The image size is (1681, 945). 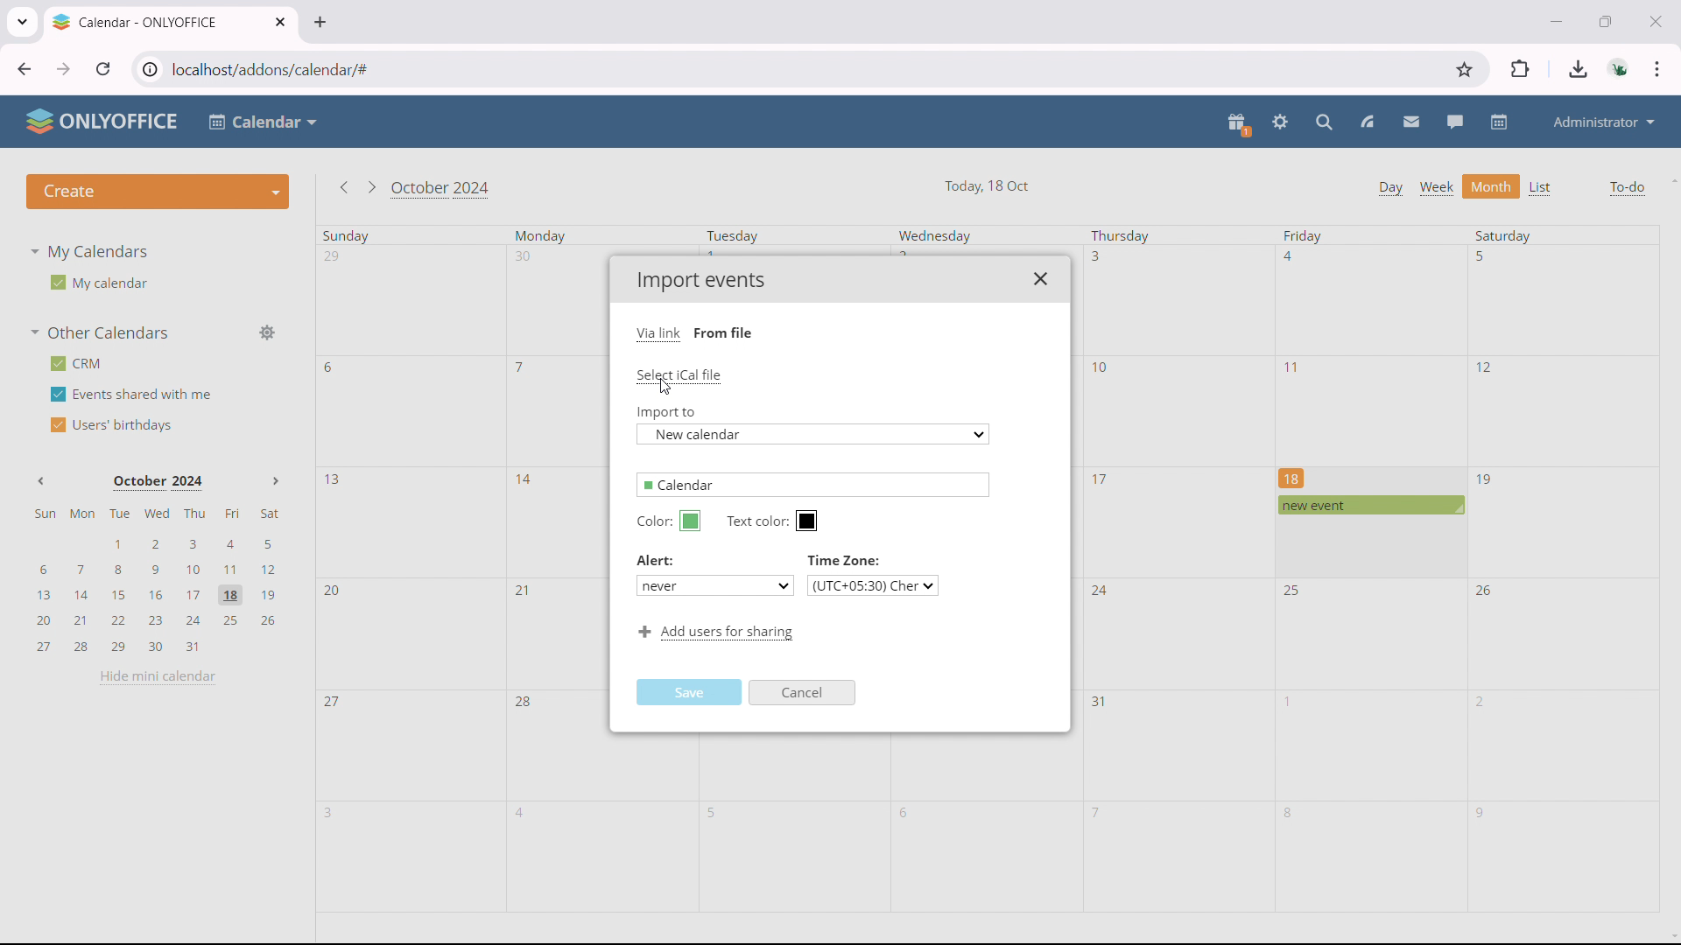 What do you see at coordinates (1100, 592) in the screenshot?
I see `24` at bounding box center [1100, 592].